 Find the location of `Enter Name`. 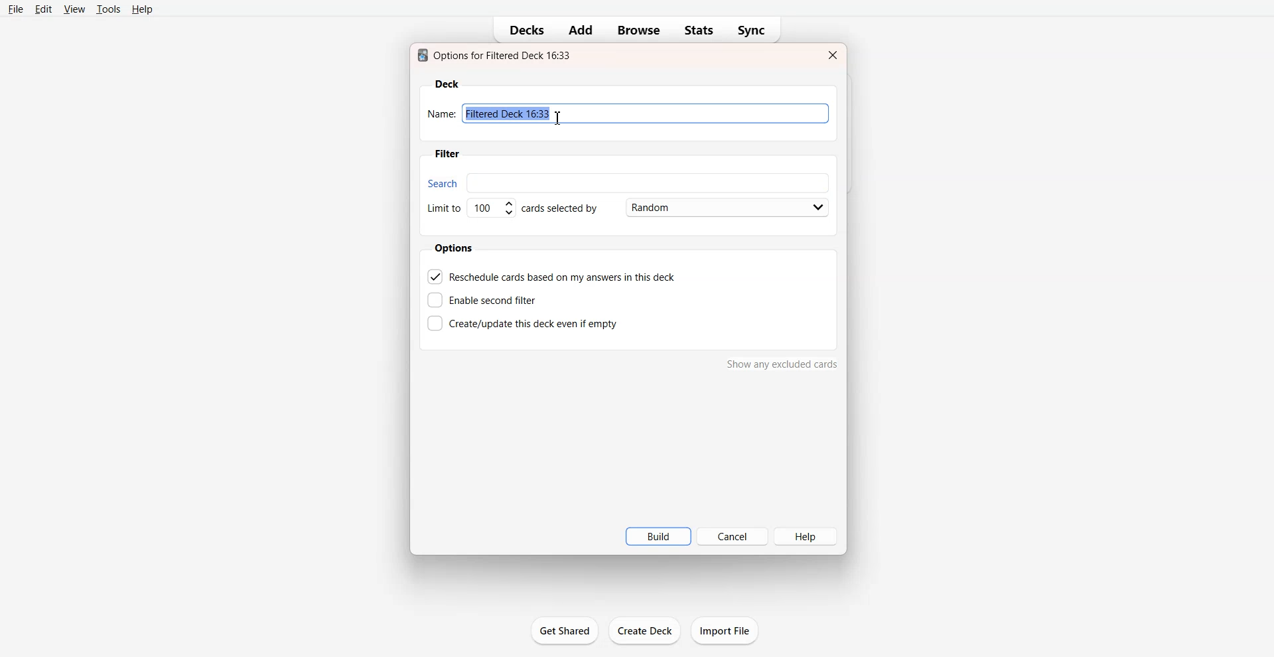

Enter Name is located at coordinates (633, 113).